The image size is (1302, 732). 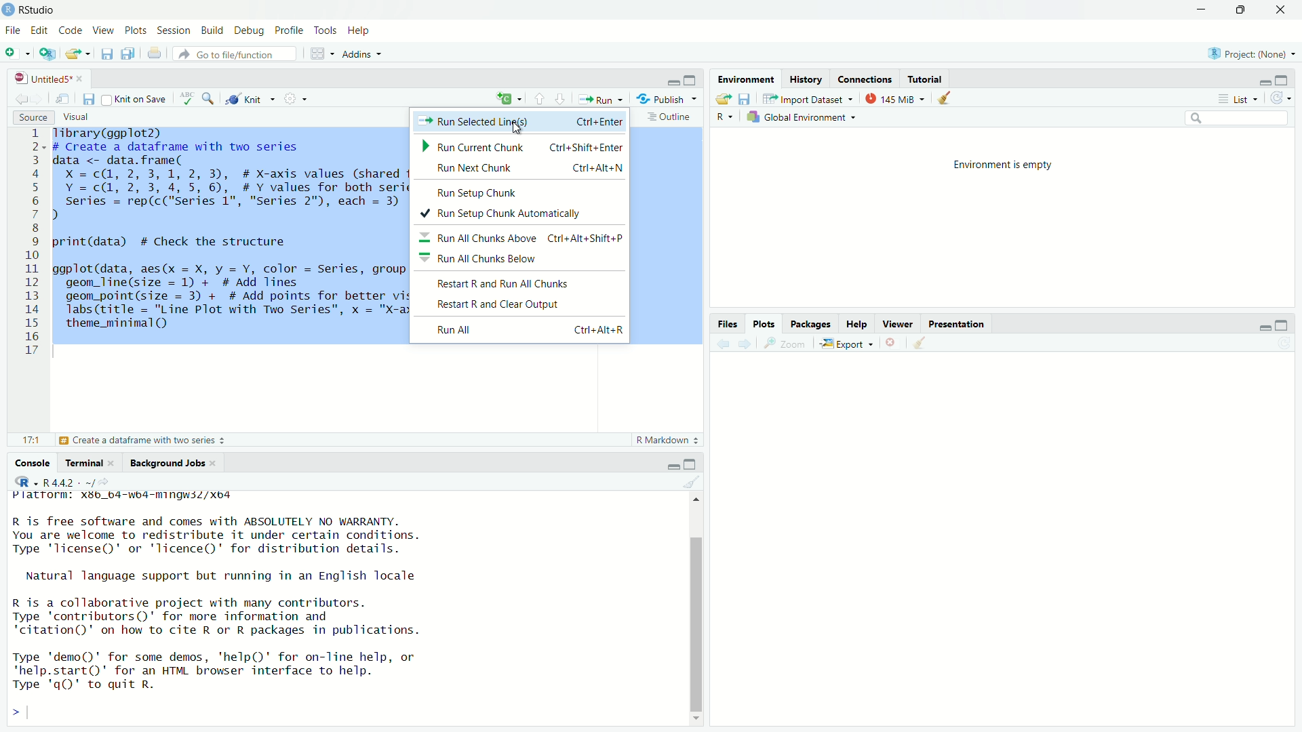 What do you see at coordinates (366, 56) in the screenshot?
I see `Addns` at bounding box center [366, 56].